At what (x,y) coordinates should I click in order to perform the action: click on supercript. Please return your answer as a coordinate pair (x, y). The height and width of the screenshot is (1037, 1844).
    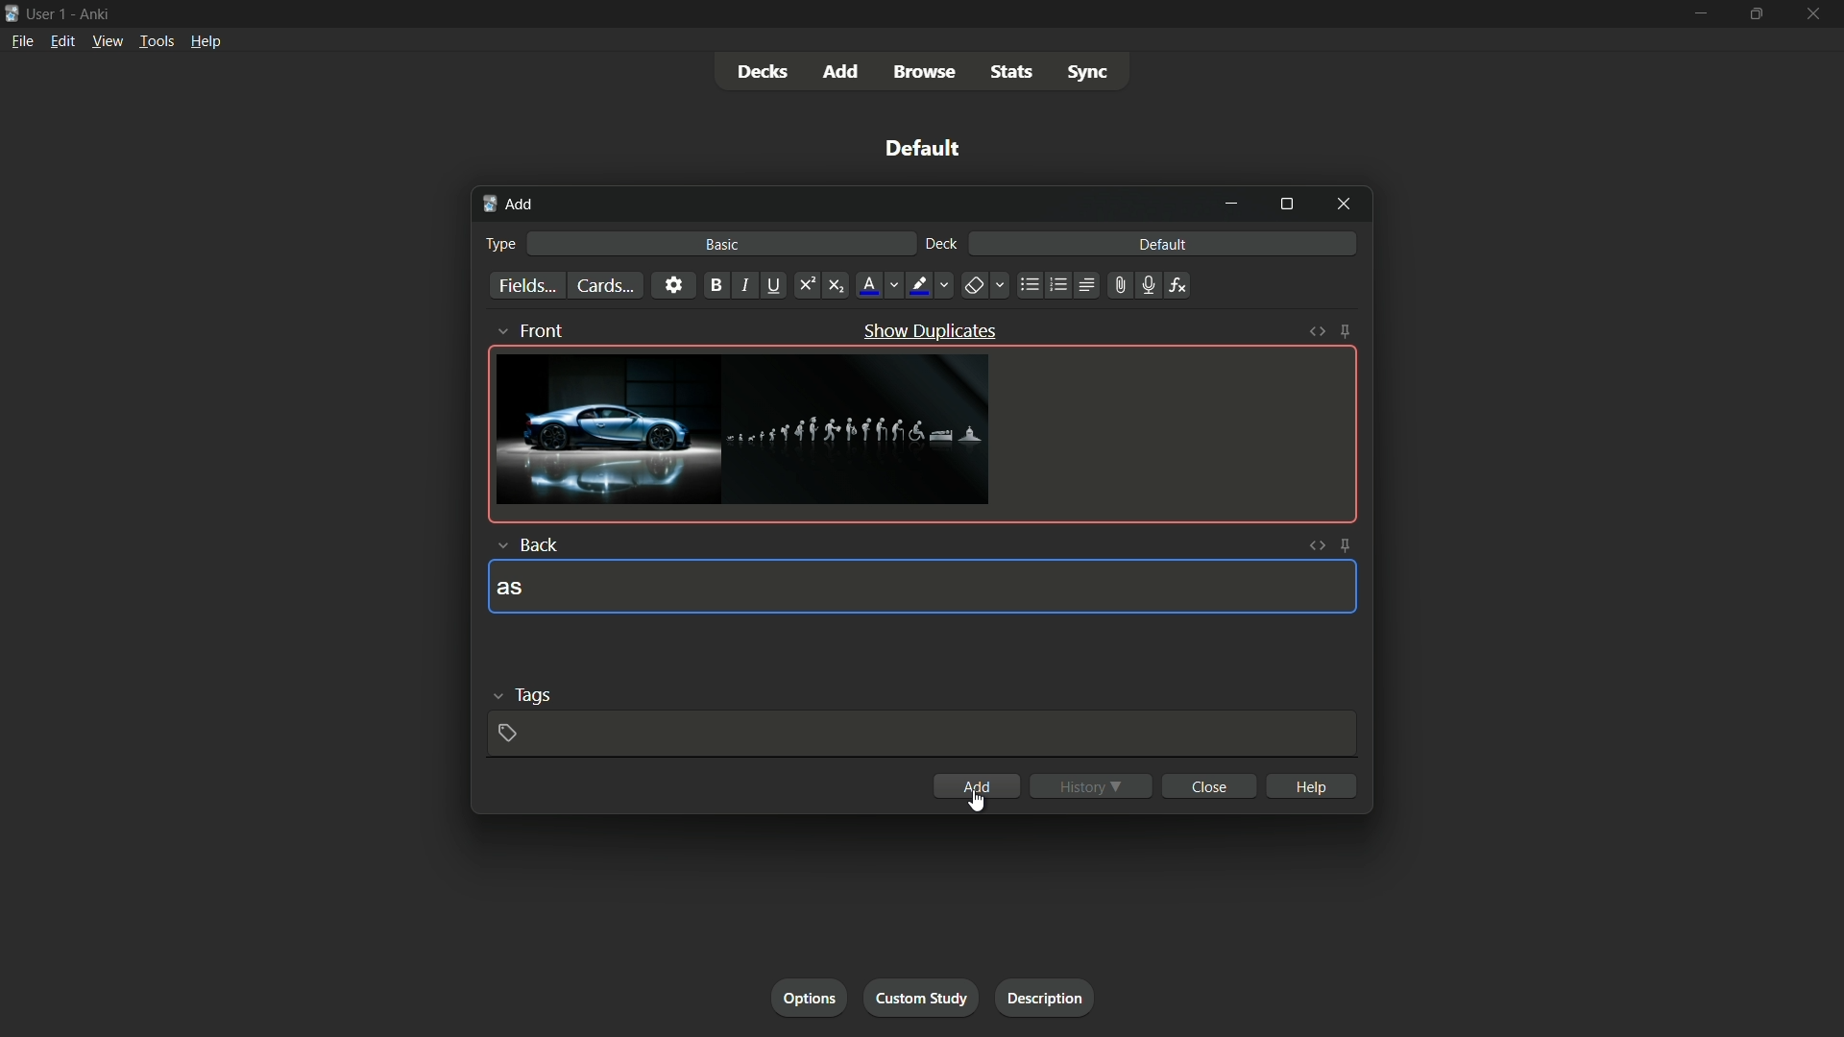
    Looking at the image, I should click on (809, 284).